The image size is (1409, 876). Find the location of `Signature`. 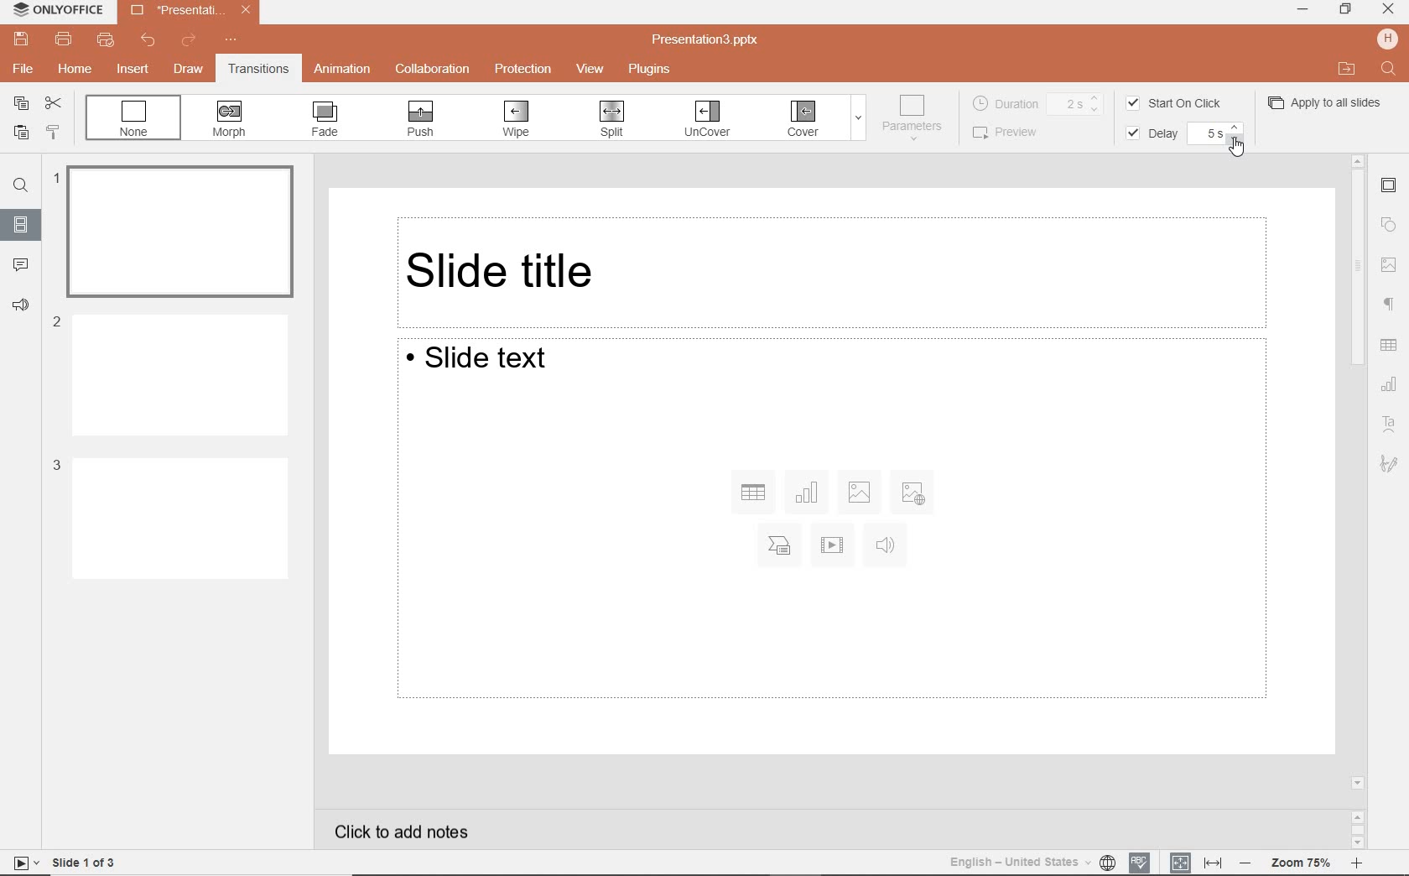

Signature is located at coordinates (1394, 467).